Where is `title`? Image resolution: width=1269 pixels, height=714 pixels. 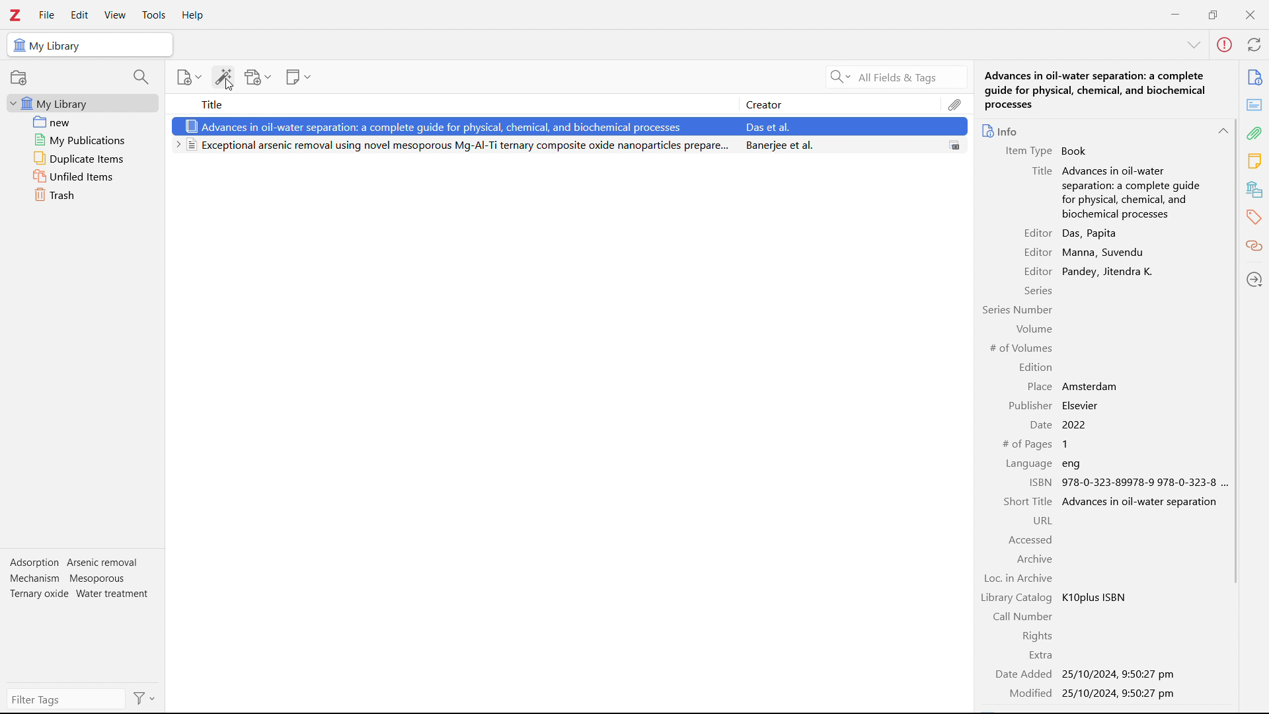 title is located at coordinates (1040, 170).